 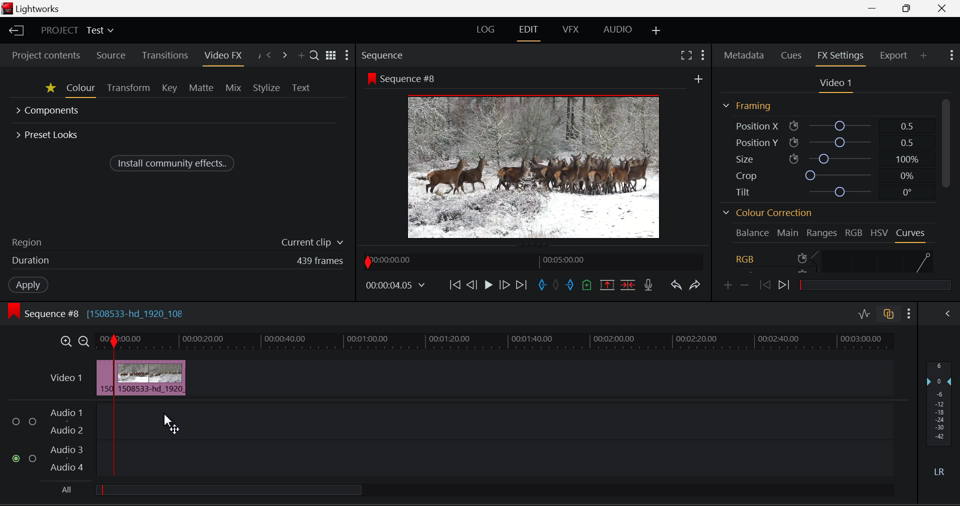 What do you see at coordinates (397, 286) in the screenshot?
I see `Frame time` at bounding box center [397, 286].